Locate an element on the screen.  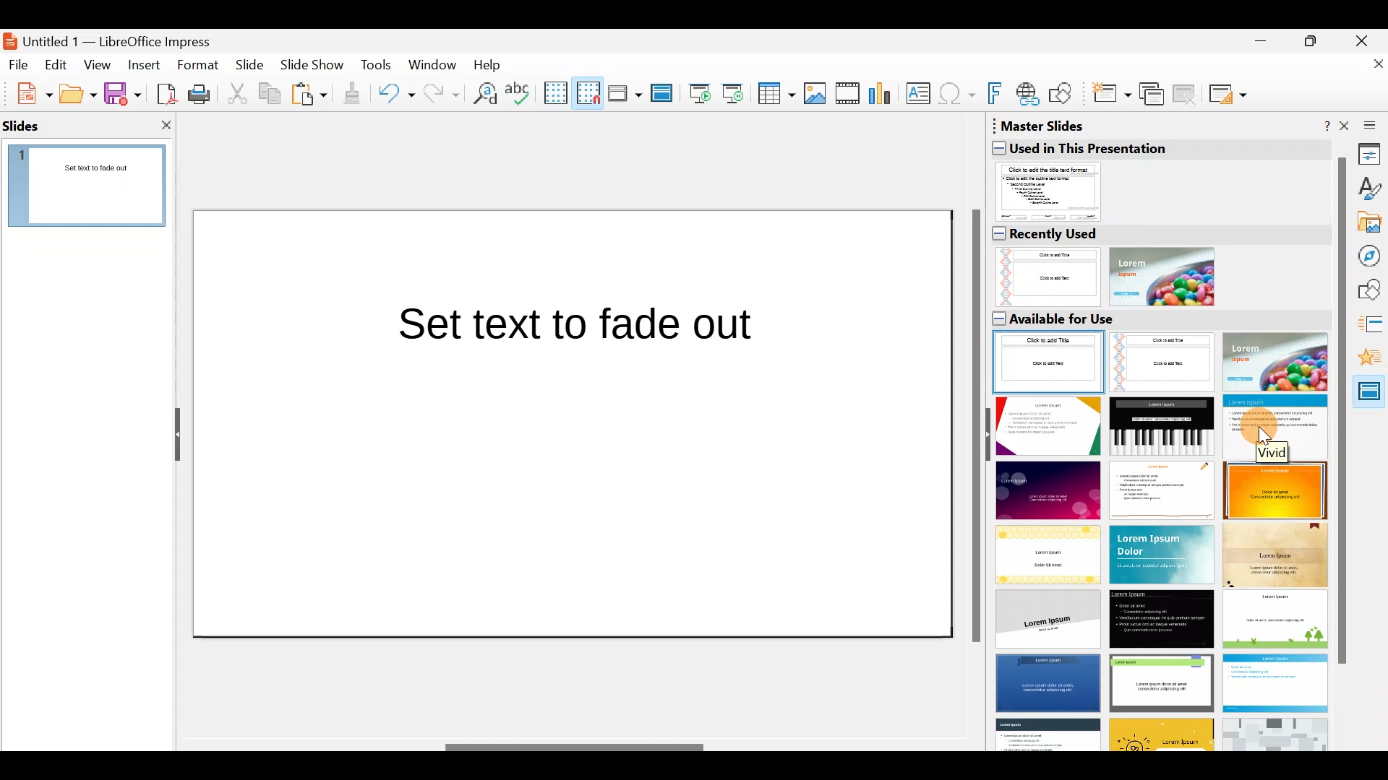
Scroll bar is located at coordinates (575, 747).